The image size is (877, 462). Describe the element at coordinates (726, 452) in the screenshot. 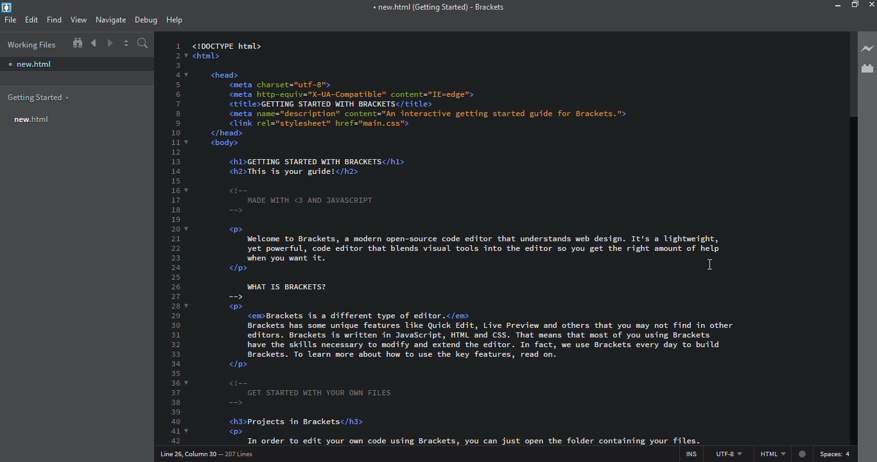

I see `utf 8` at that location.